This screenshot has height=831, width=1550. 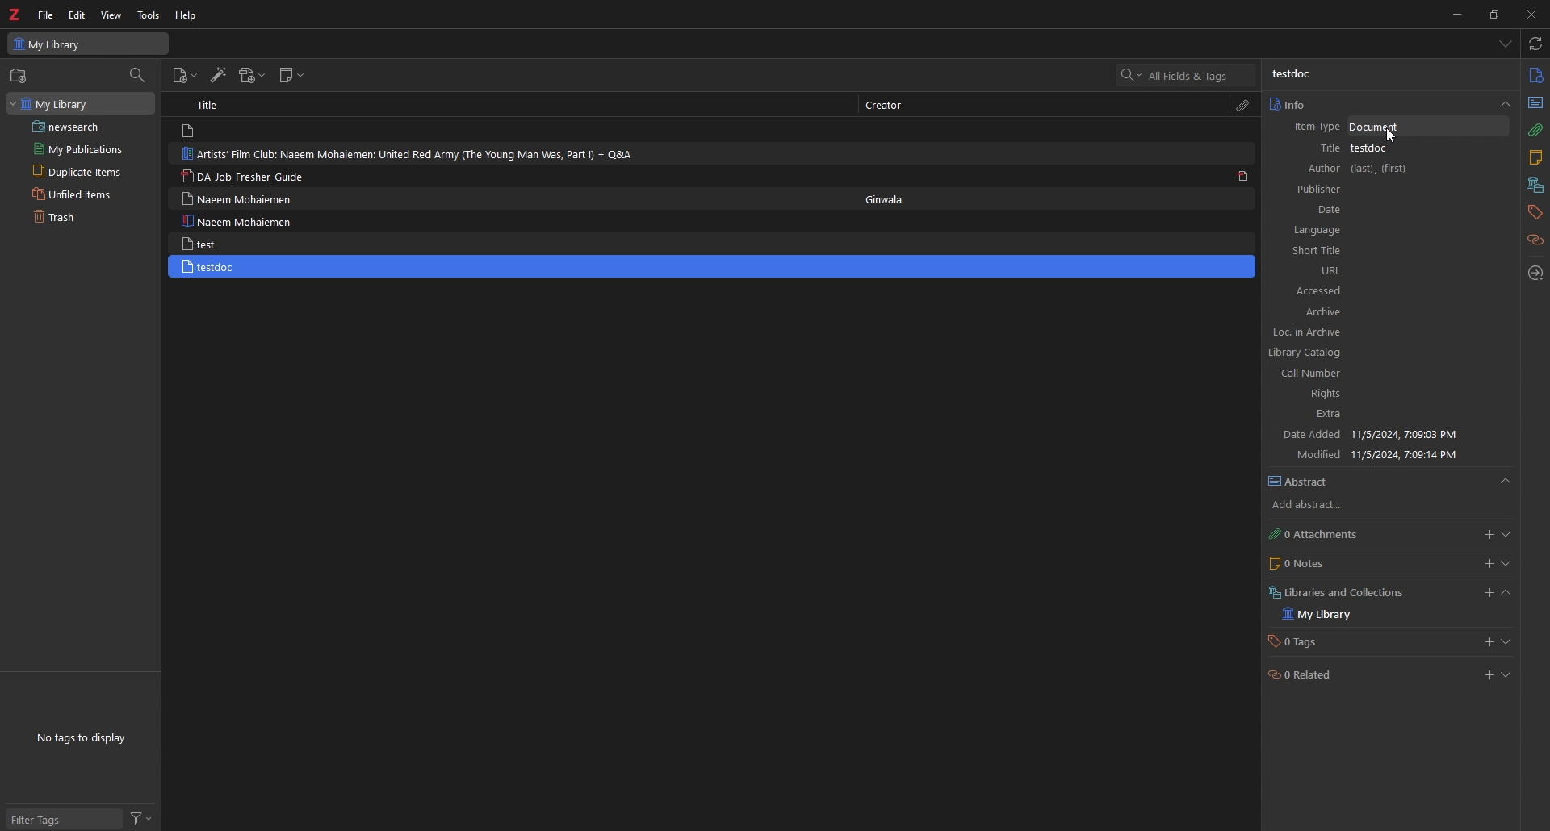 What do you see at coordinates (82, 127) in the screenshot?
I see `newsearch` at bounding box center [82, 127].